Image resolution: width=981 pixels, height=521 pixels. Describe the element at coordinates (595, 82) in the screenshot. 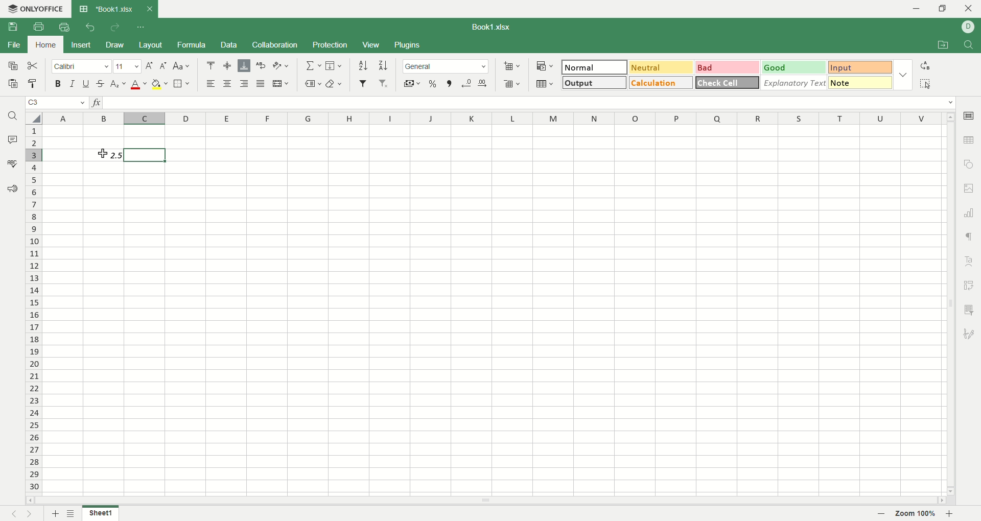

I see `output` at that location.